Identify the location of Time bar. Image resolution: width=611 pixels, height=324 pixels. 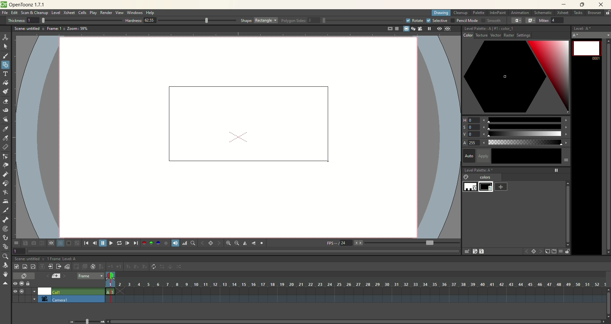
(361, 284).